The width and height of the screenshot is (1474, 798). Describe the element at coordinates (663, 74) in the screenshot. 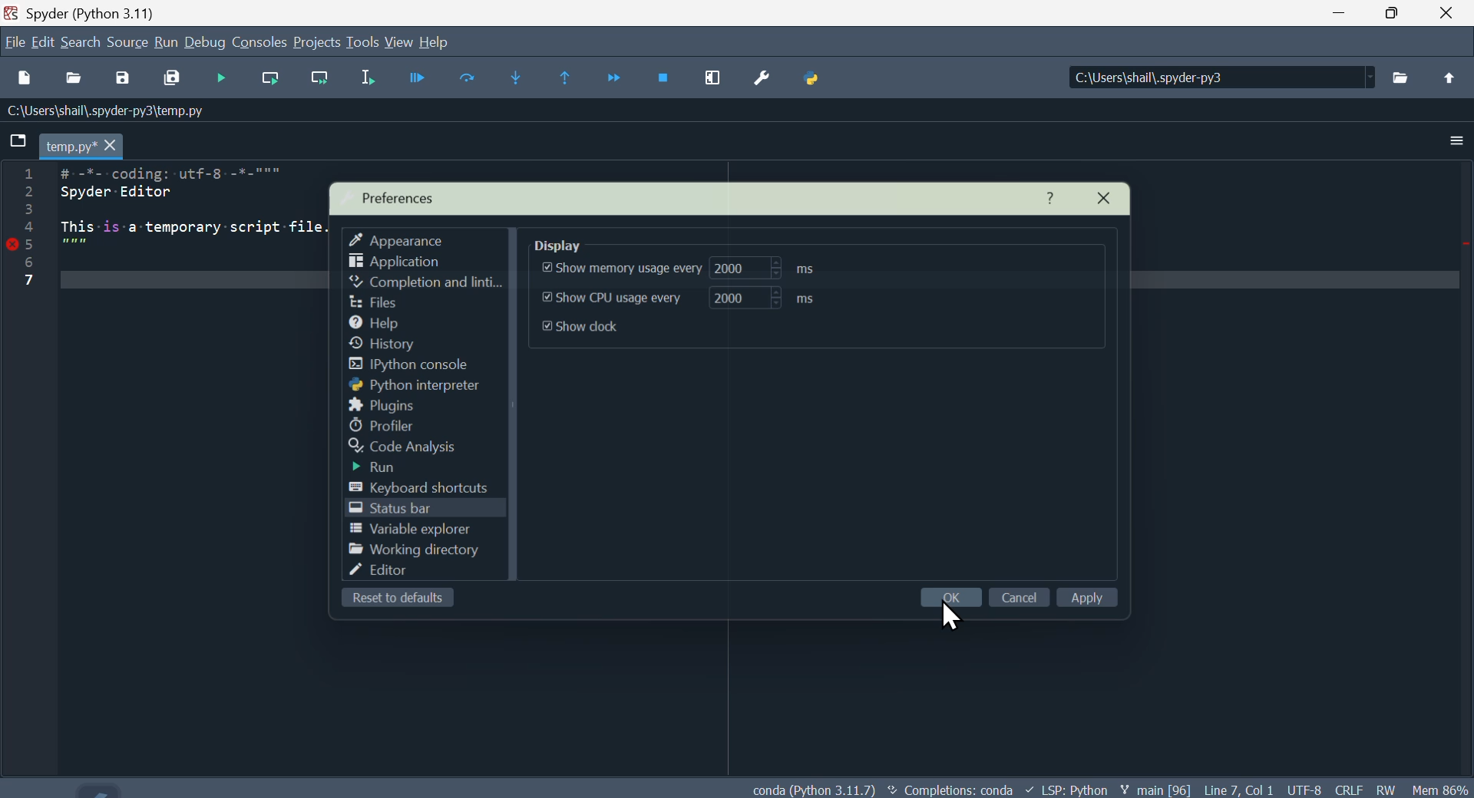

I see `Stop debugging` at that location.